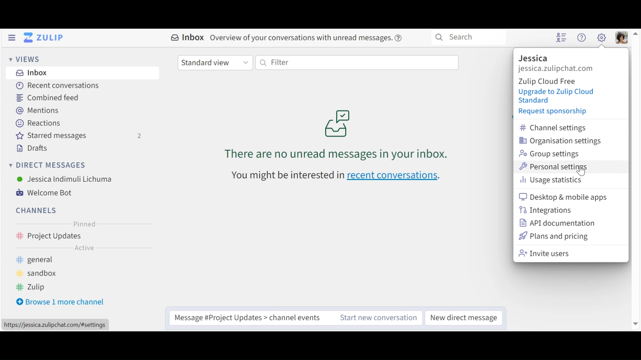 The image size is (641, 360). I want to click on Hide user list, so click(561, 38).